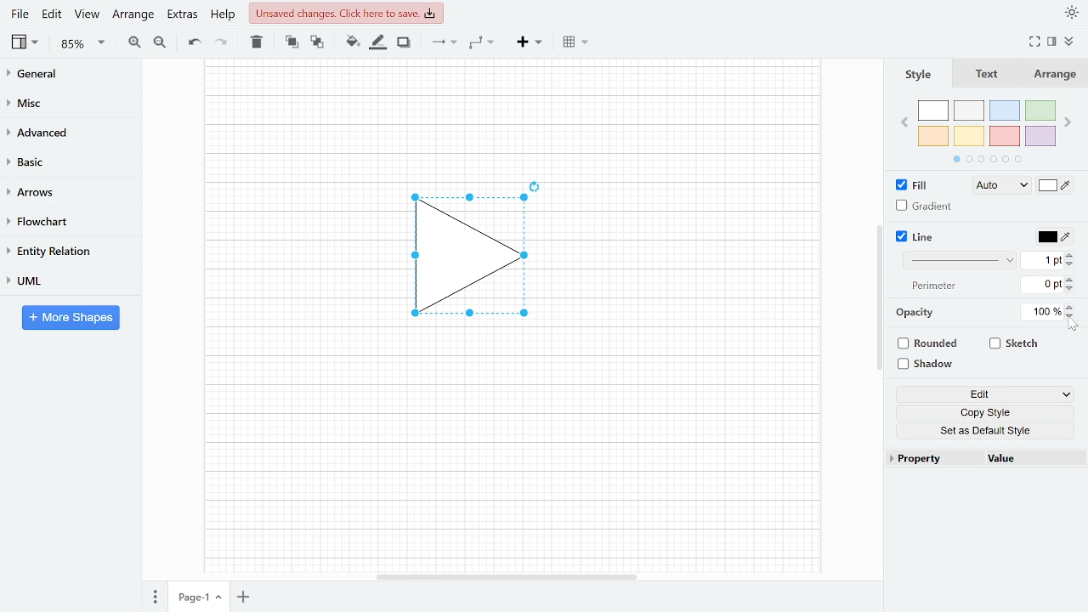  I want to click on Arrows, so click(63, 191).